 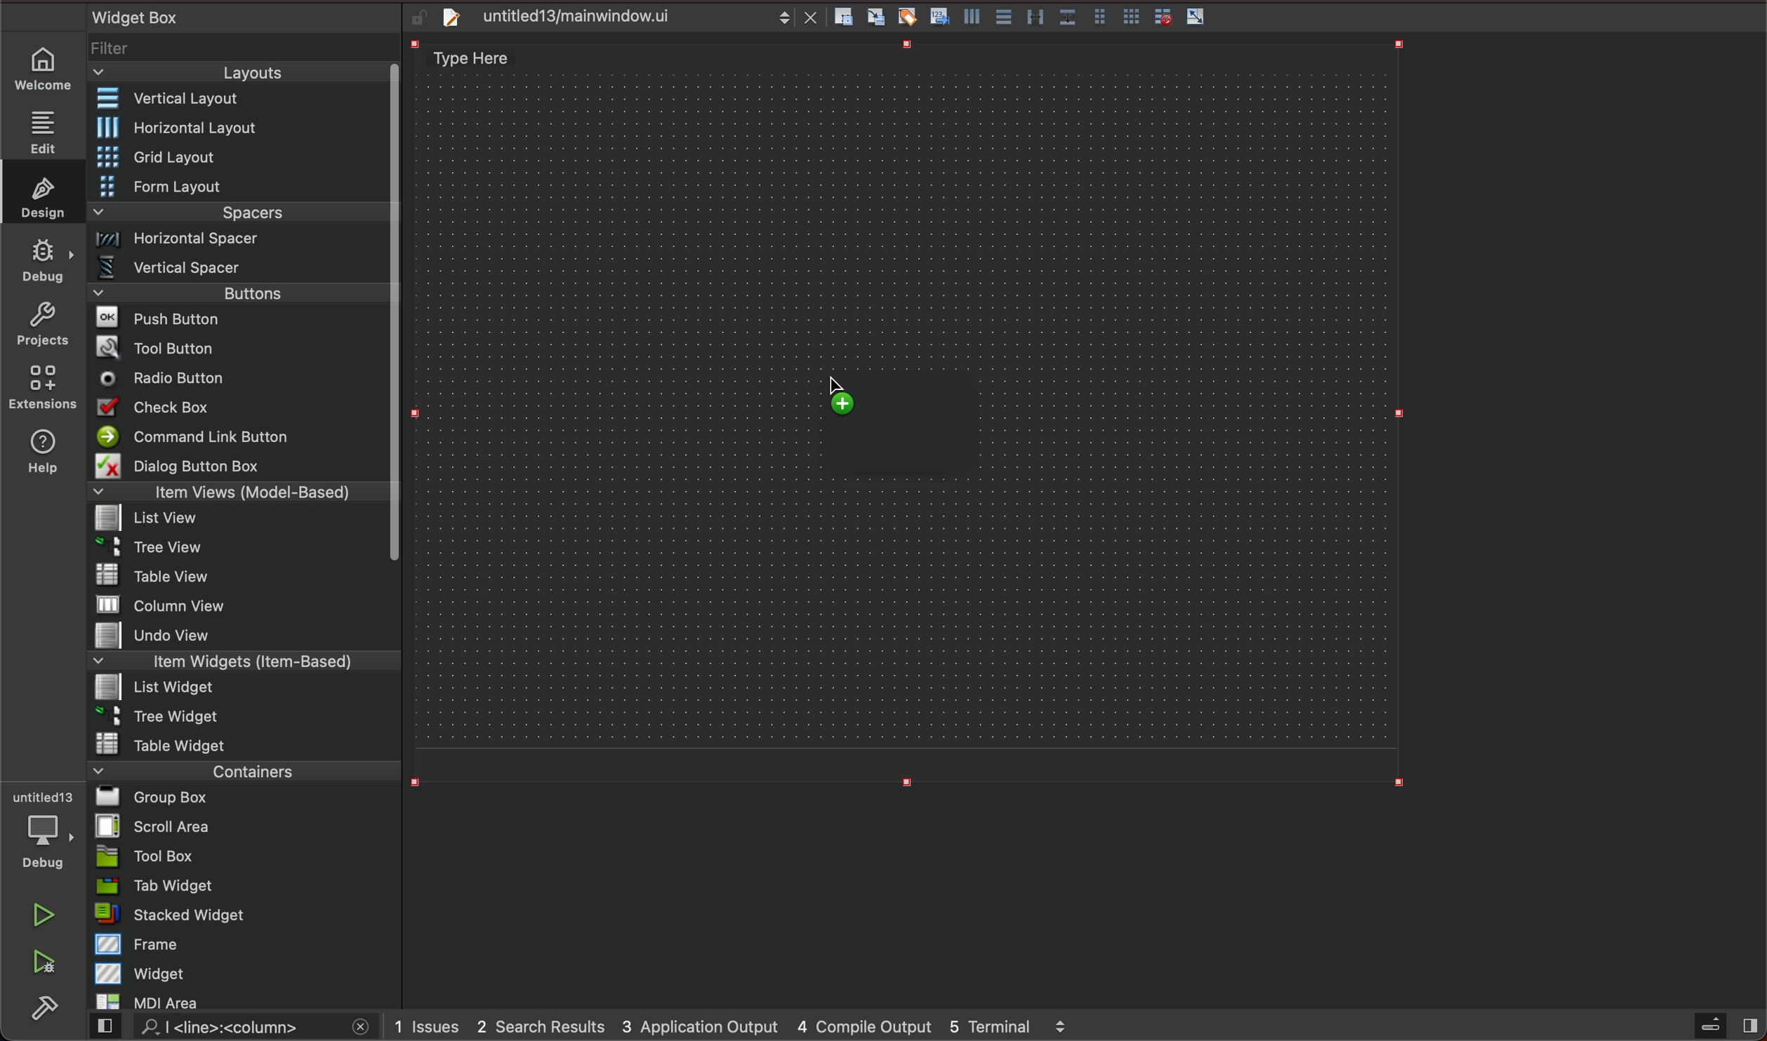 What do you see at coordinates (244, 770) in the screenshot?
I see `containers` at bounding box center [244, 770].